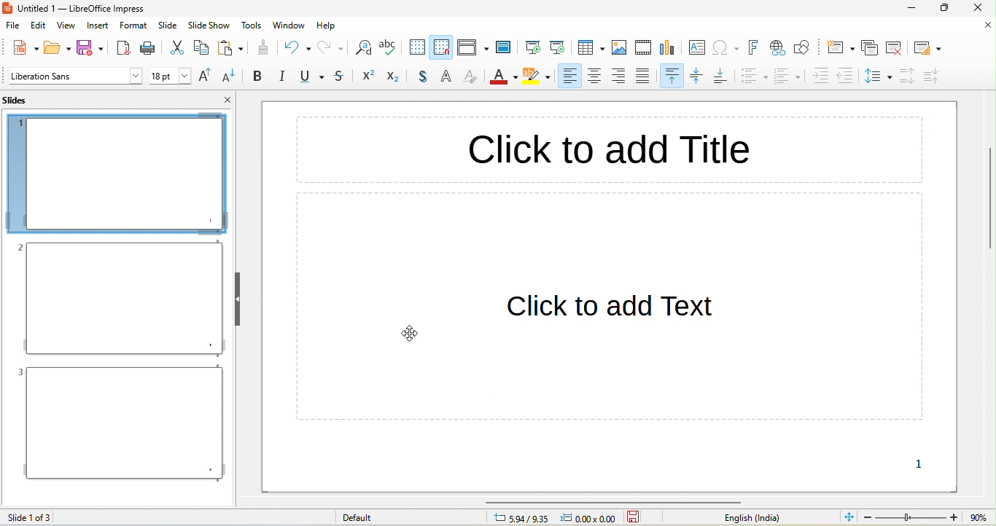 The height and width of the screenshot is (526, 996). What do you see at coordinates (820, 76) in the screenshot?
I see `increase indent` at bounding box center [820, 76].